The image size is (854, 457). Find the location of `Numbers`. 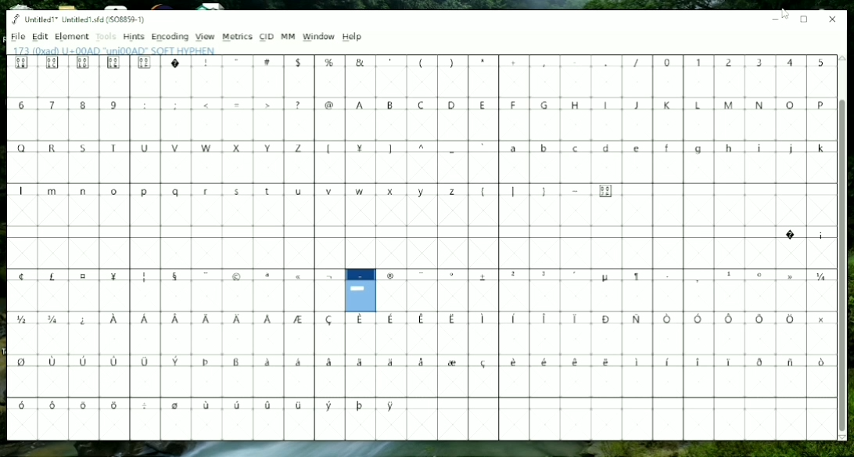

Numbers is located at coordinates (70, 105).